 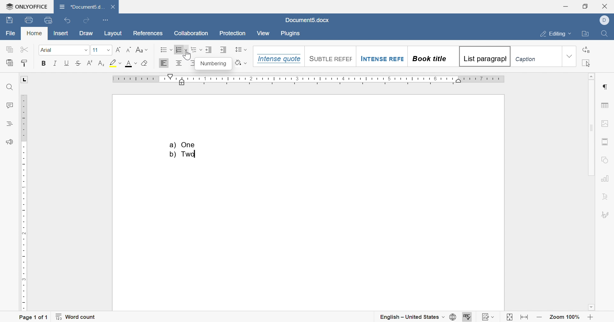 What do you see at coordinates (82, 6) in the screenshot?
I see `*document5.docx` at bounding box center [82, 6].